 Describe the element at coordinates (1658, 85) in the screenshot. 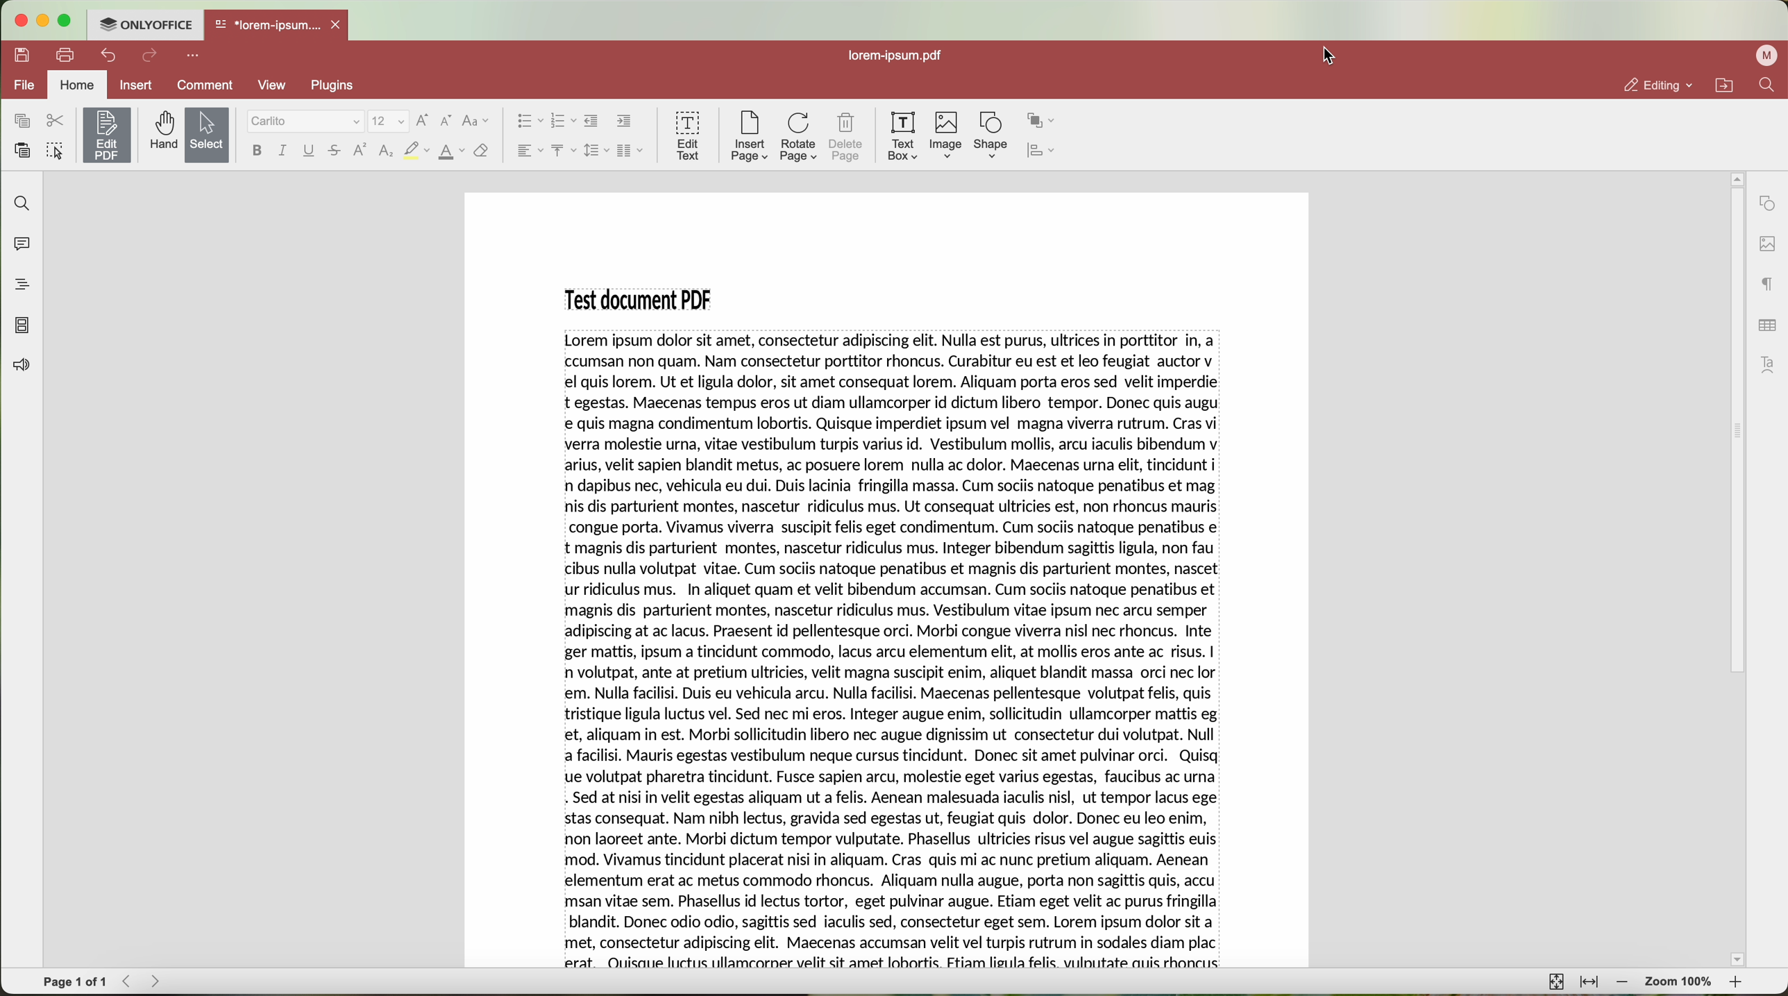

I see `editing` at that location.